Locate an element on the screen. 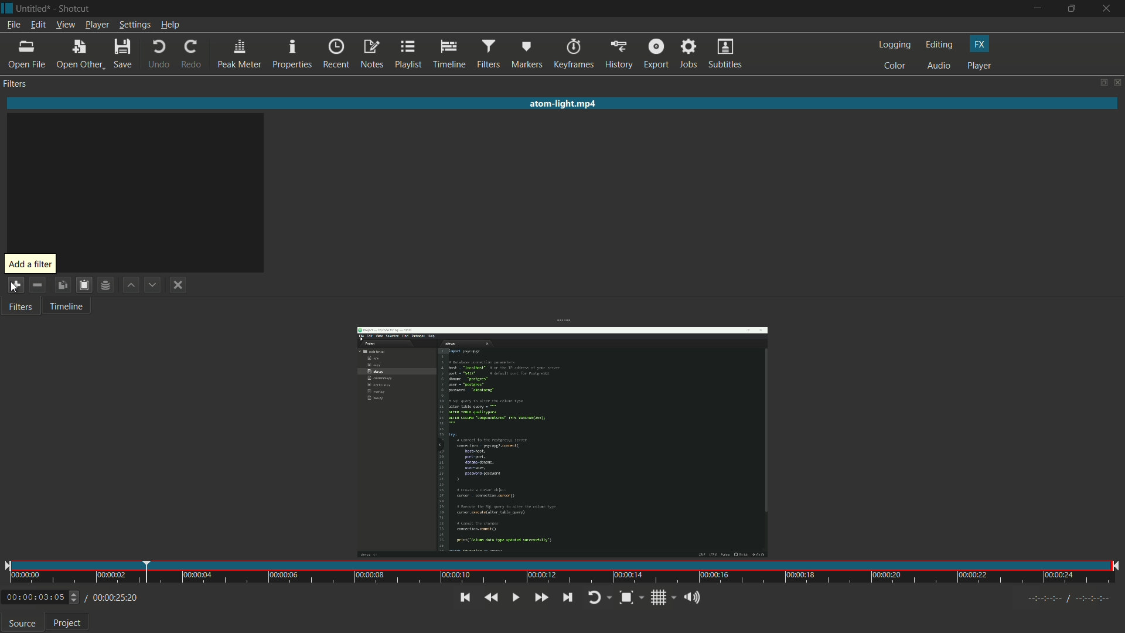 The image size is (1125, 633). export is located at coordinates (656, 53).